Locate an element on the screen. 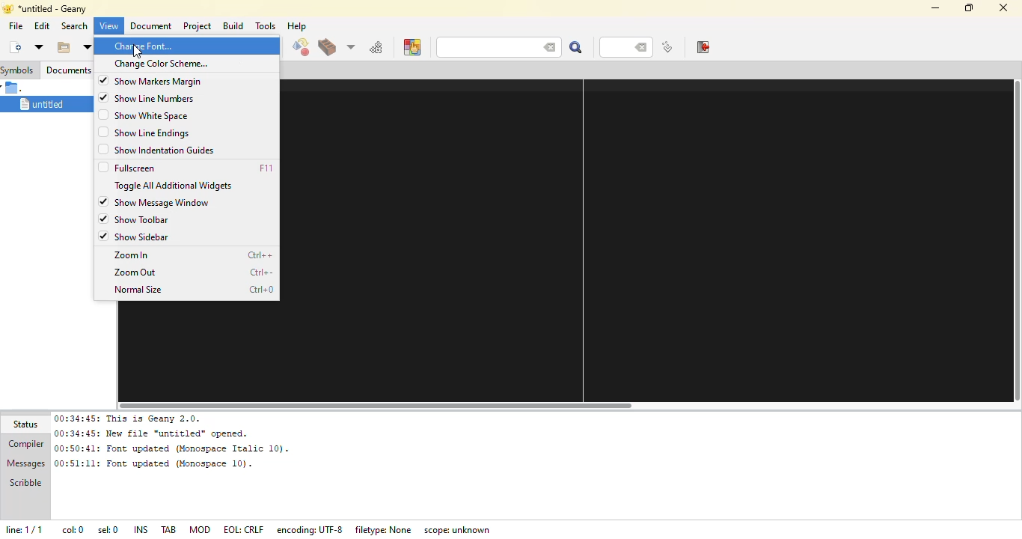  encoding: UTF- 8 is located at coordinates (312, 529).